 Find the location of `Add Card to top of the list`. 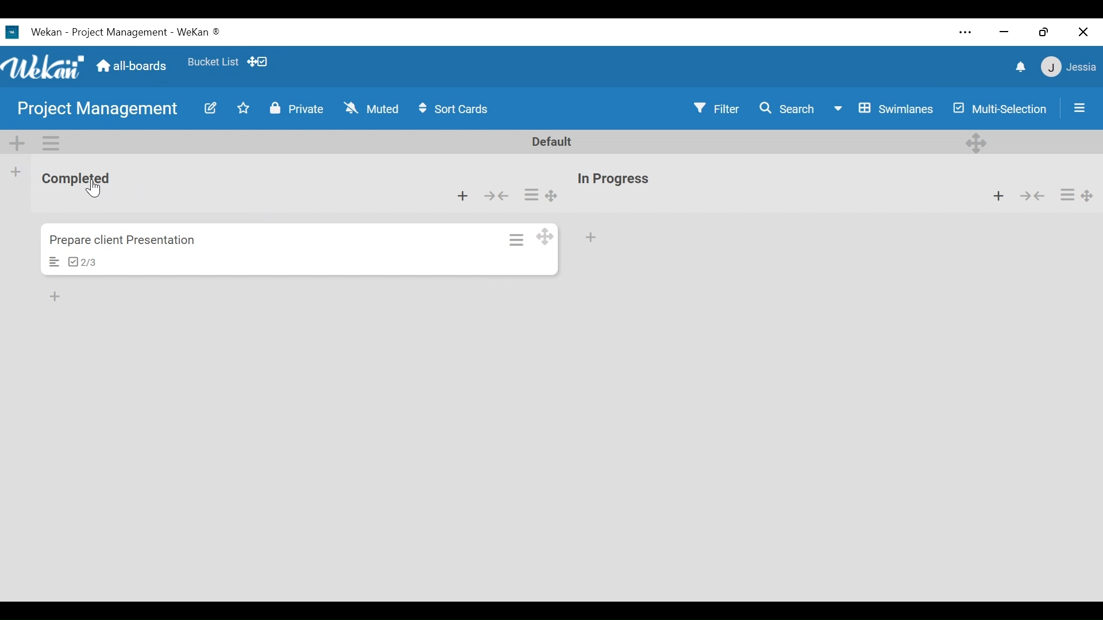

Add Card to top of the list is located at coordinates (464, 197).